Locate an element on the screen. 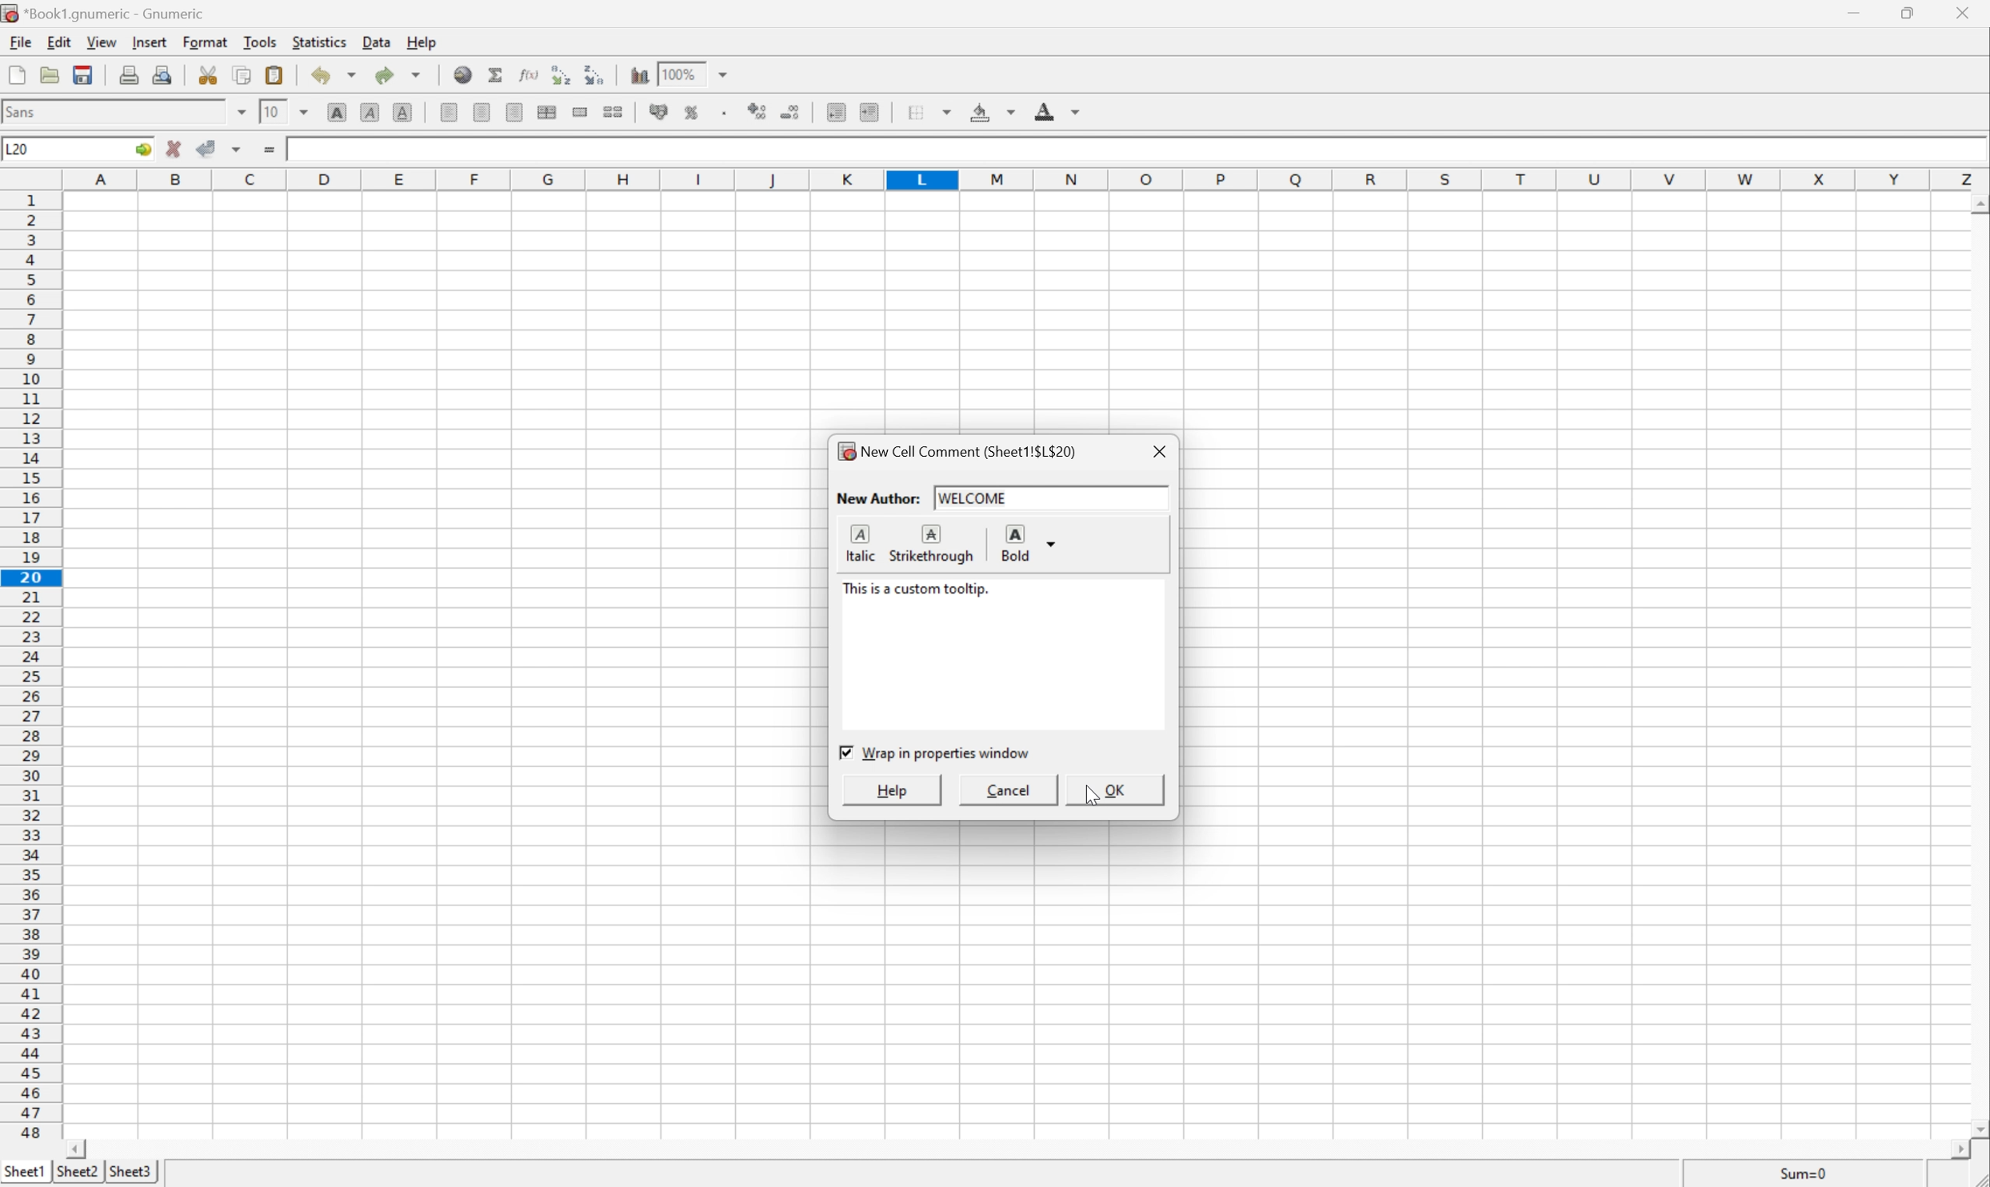  Borders is located at coordinates (930, 112).